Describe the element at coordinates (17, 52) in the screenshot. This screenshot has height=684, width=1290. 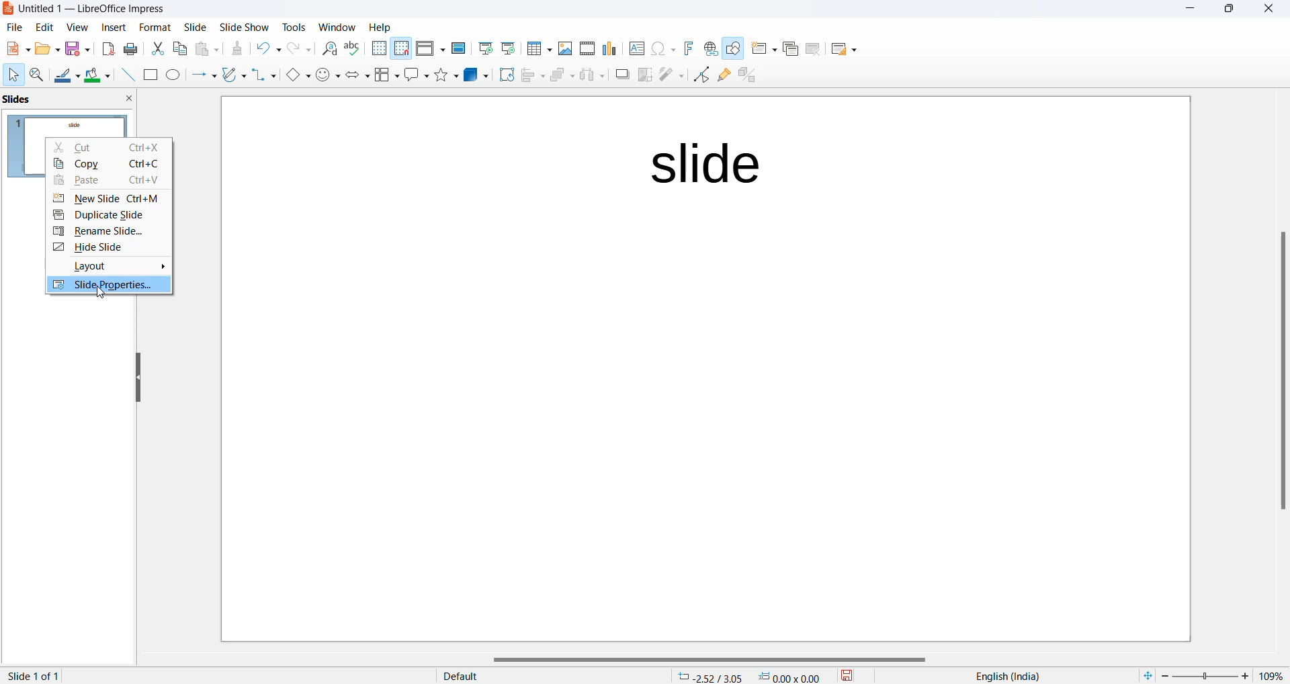
I see `new file` at that location.